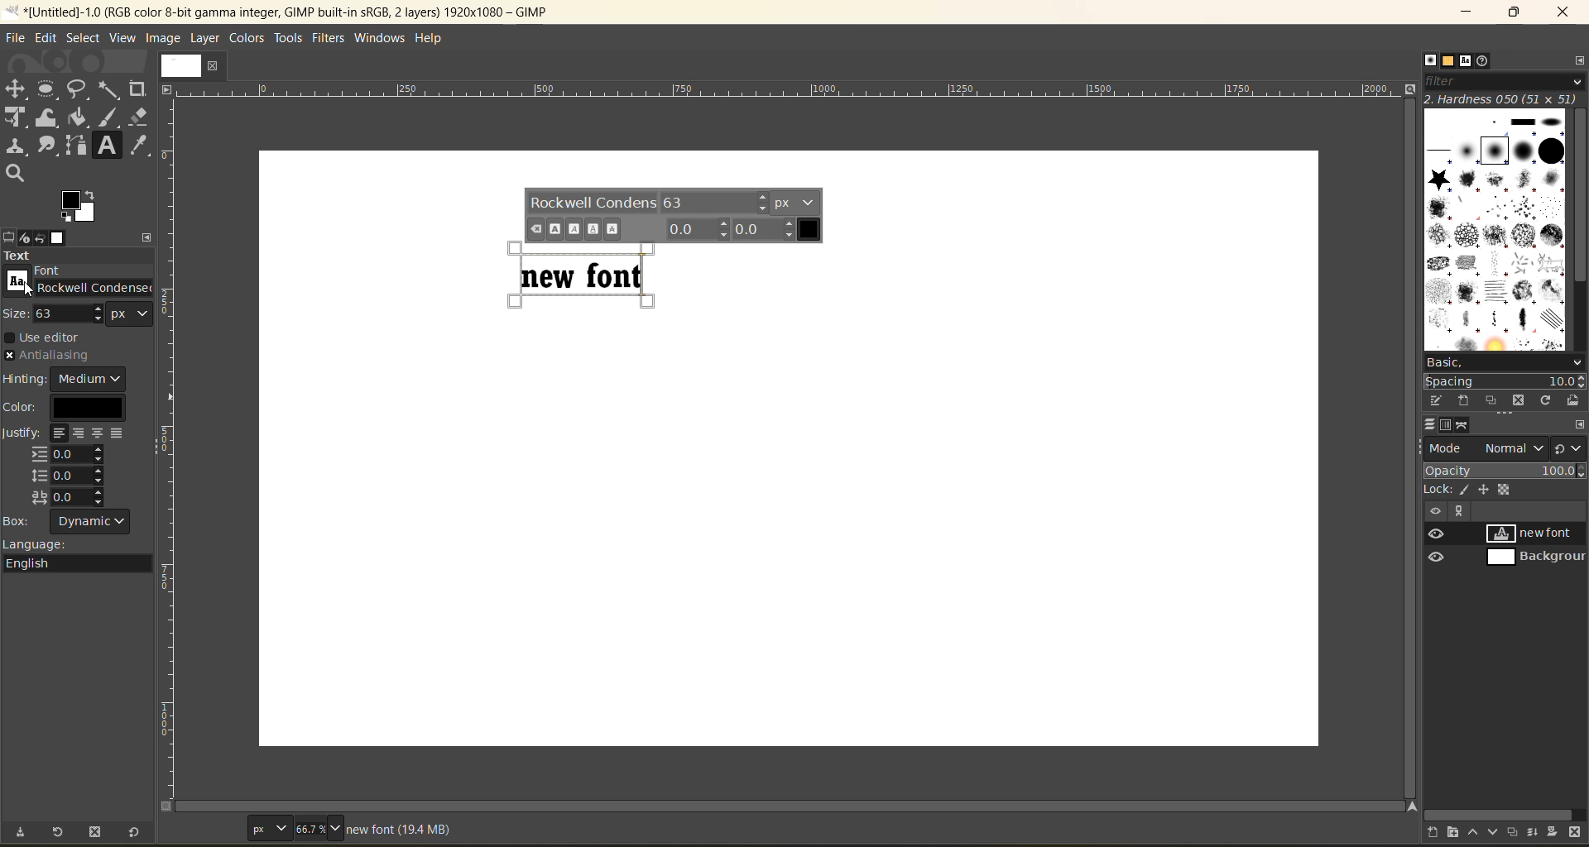 This screenshot has height=847, width=1589. I want to click on maximize, so click(1514, 15).